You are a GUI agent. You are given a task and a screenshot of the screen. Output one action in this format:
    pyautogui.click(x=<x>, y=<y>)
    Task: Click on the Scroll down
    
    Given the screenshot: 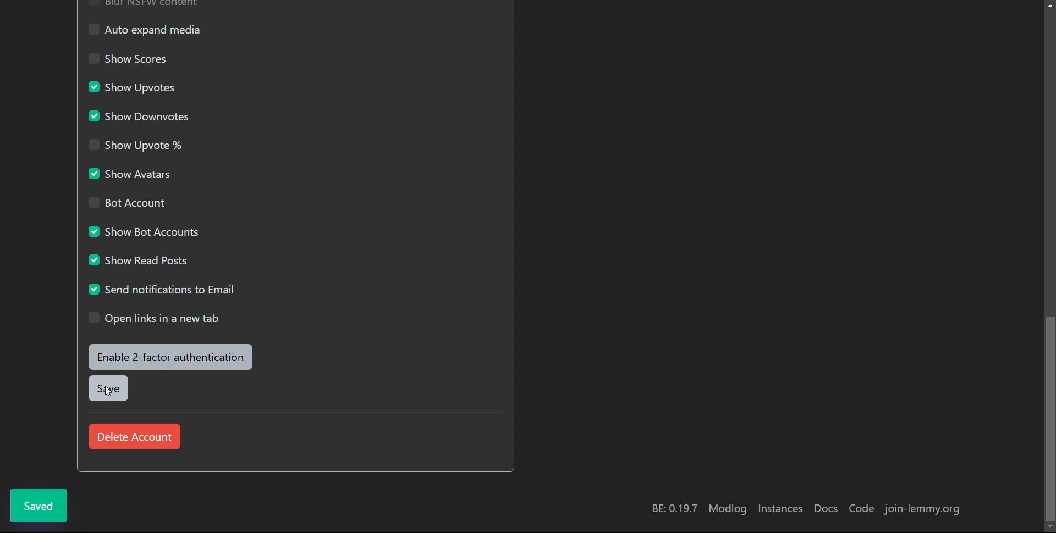 What is the action you would take?
    pyautogui.click(x=1049, y=528)
    